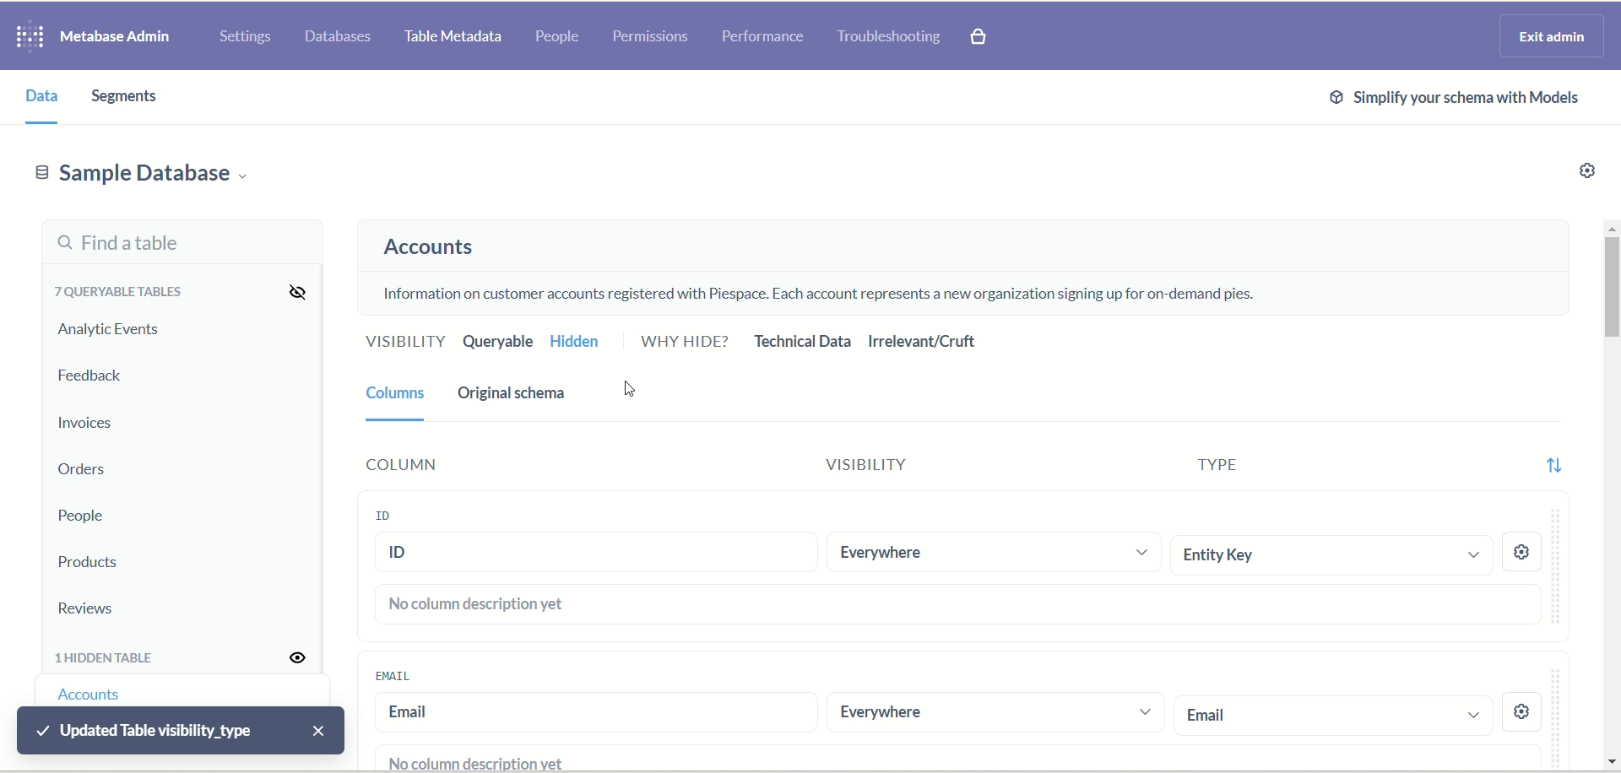 The height and width of the screenshot is (773, 1621). Describe the element at coordinates (955, 463) in the screenshot. I see `visibility label` at that location.